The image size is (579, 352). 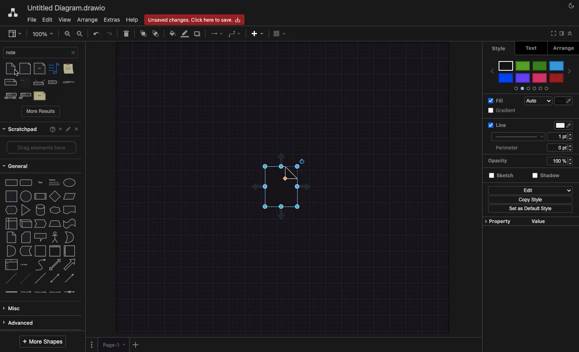 I want to click on close search bar, so click(x=73, y=52).